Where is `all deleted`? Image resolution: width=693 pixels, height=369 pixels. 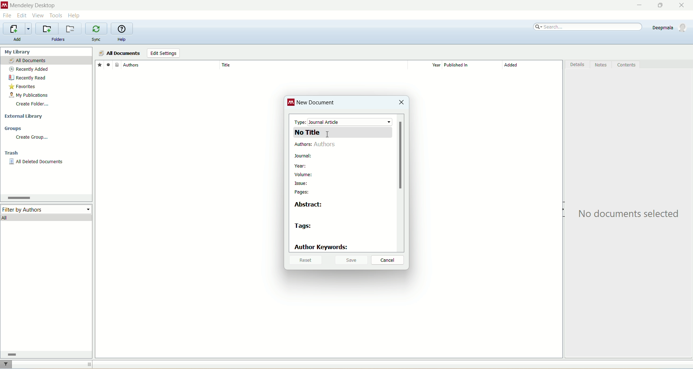 all deleted is located at coordinates (36, 162).